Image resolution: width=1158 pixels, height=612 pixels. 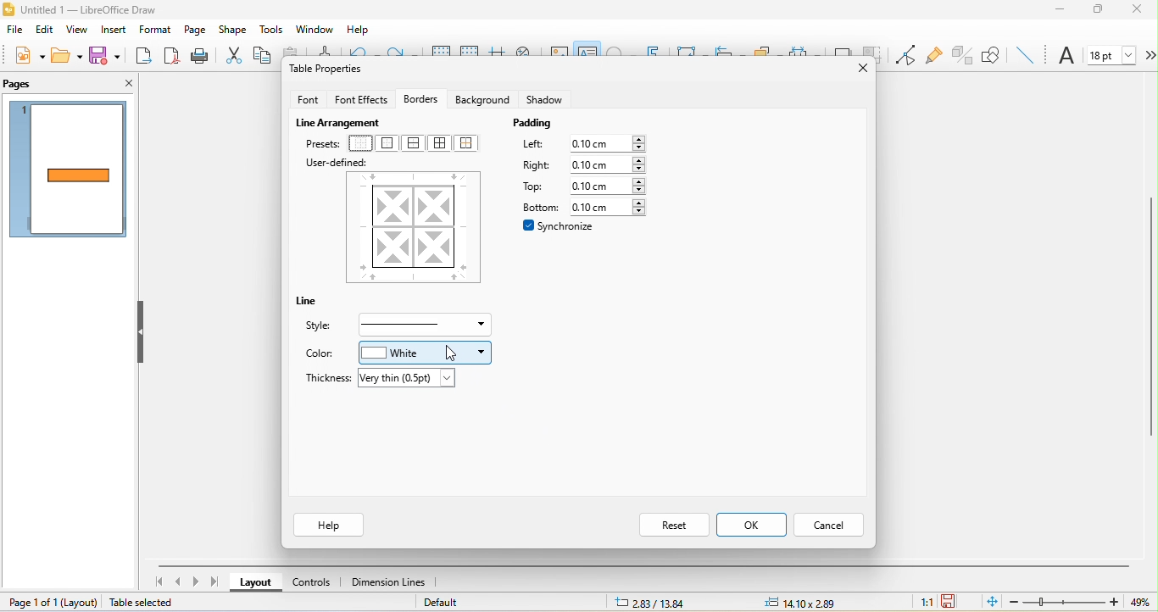 I want to click on left, so click(x=532, y=146).